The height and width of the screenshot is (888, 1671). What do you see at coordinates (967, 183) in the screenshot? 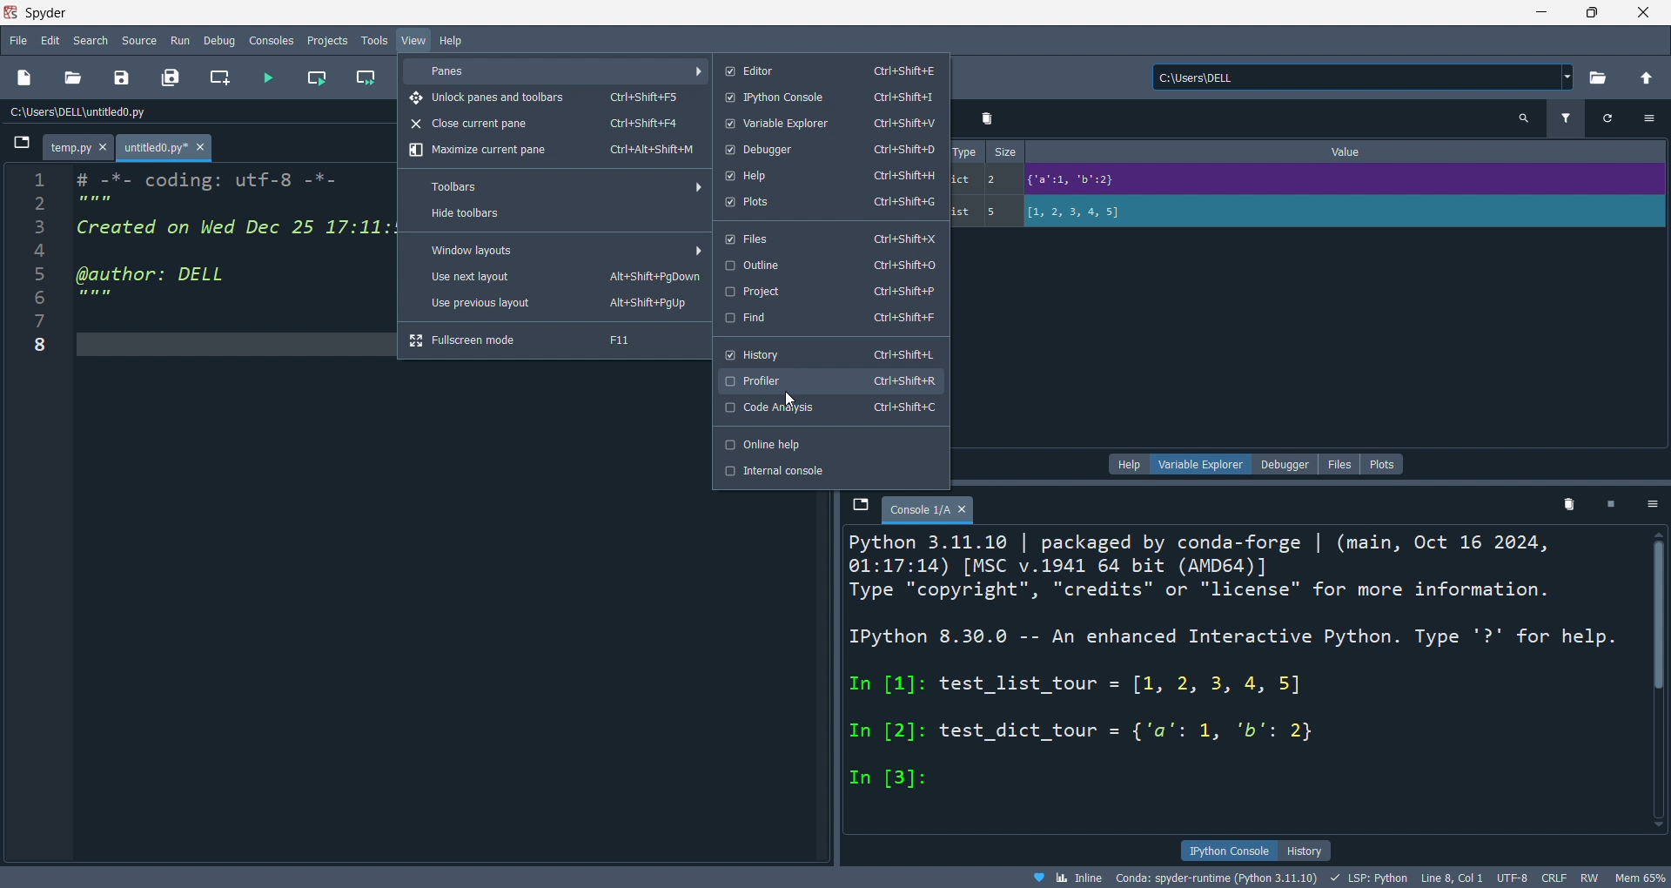
I see `type` at bounding box center [967, 183].